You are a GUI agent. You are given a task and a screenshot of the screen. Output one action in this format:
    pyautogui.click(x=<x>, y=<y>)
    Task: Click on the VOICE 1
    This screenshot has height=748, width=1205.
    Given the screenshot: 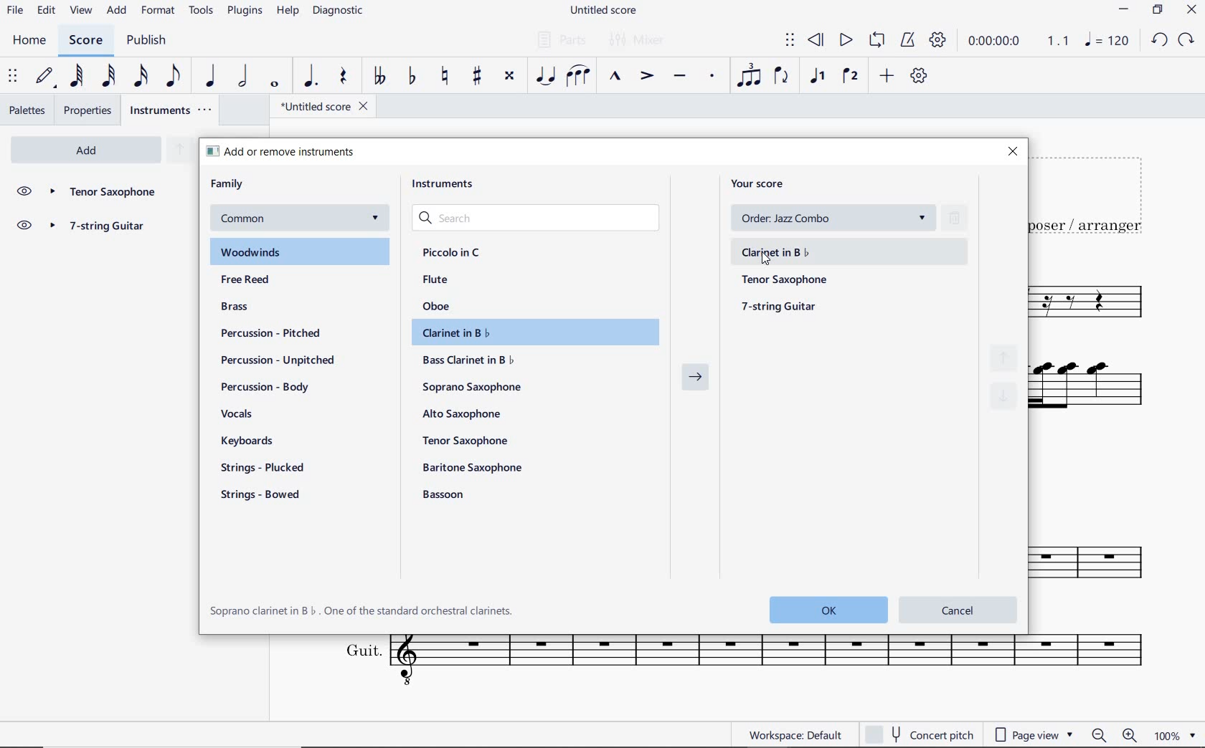 What is the action you would take?
    pyautogui.click(x=817, y=77)
    